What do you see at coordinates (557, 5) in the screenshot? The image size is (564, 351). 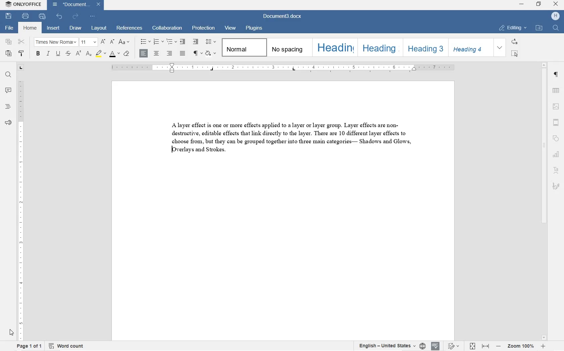 I see `CLOSE` at bounding box center [557, 5].